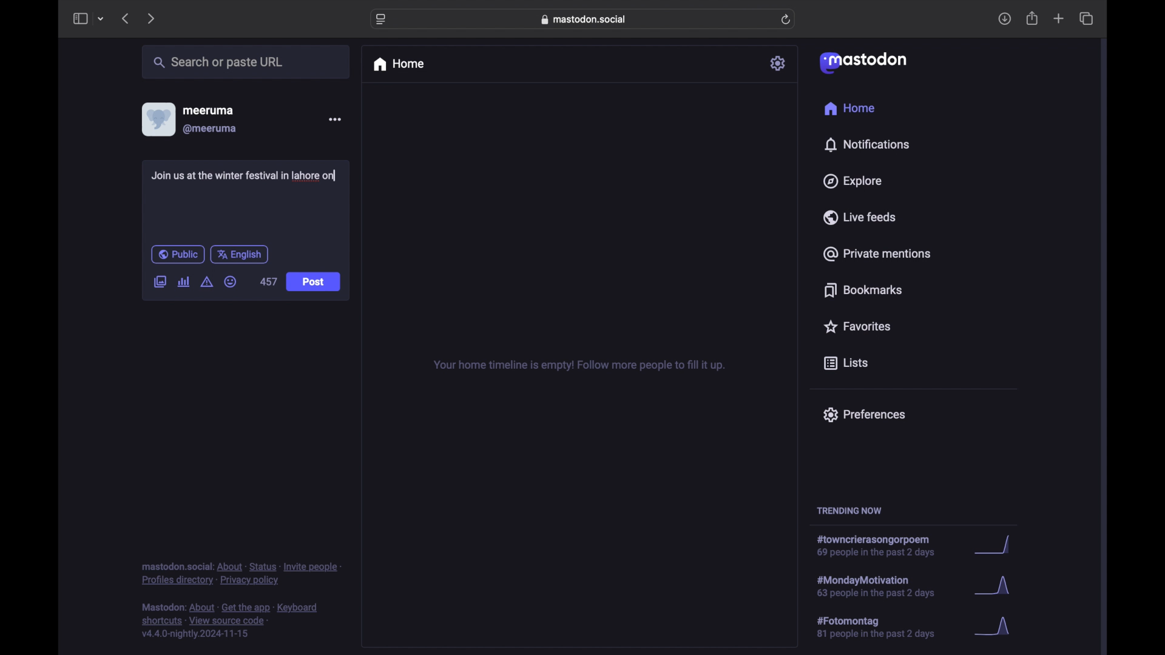 Image resolution: width=1165 pixels, height=655 pixels. I want to click on download, so click(1005, 19).